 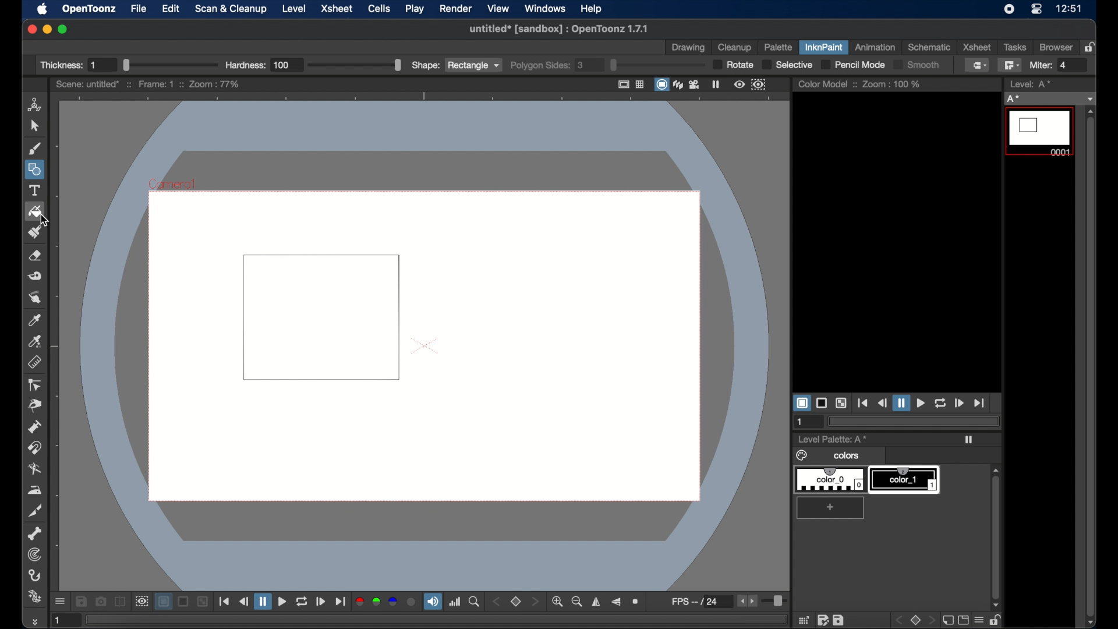 What do you see at coordinates (171, 8) in the screenshot?
I see `edit` at bounding box center [171, 8].